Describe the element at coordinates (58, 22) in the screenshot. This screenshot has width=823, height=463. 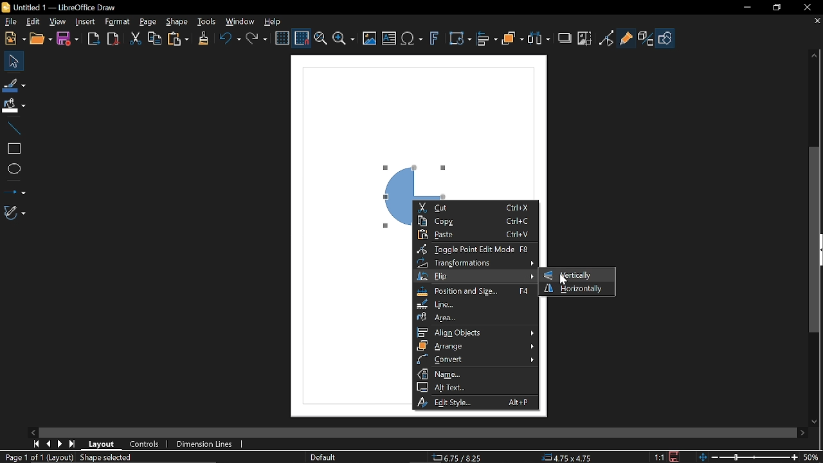
I see `View` at that location.